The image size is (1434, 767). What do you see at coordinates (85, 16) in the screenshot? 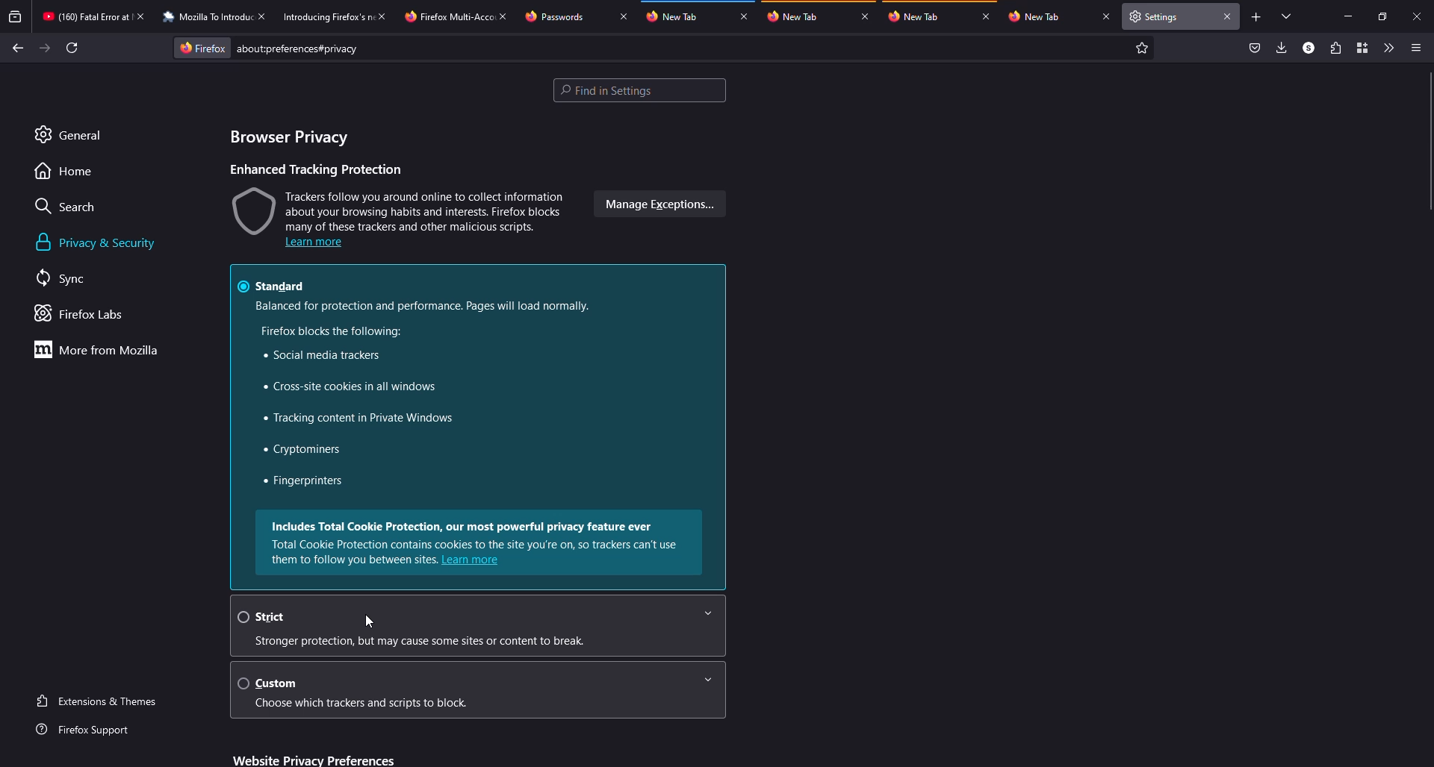
I see `tab` at bounding box center [85, 16].